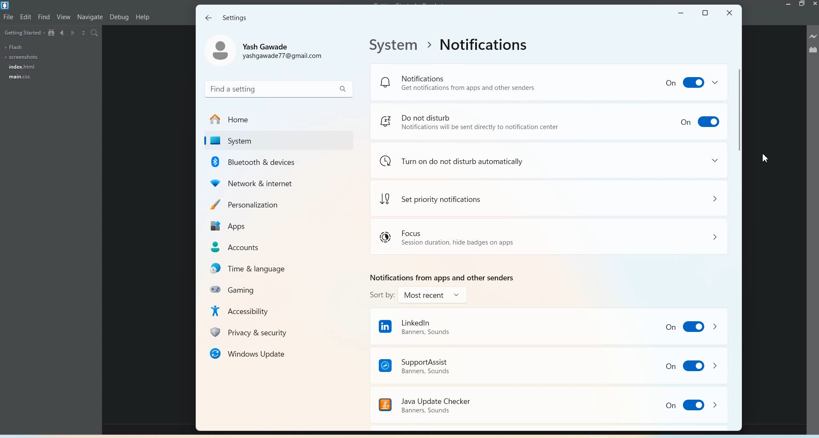 The width and height of the screenshot is (819, 438). What do you see at coordinates (813, 36) in the screenshot?
I see `Live Preview` at bounding box center [813, 36].